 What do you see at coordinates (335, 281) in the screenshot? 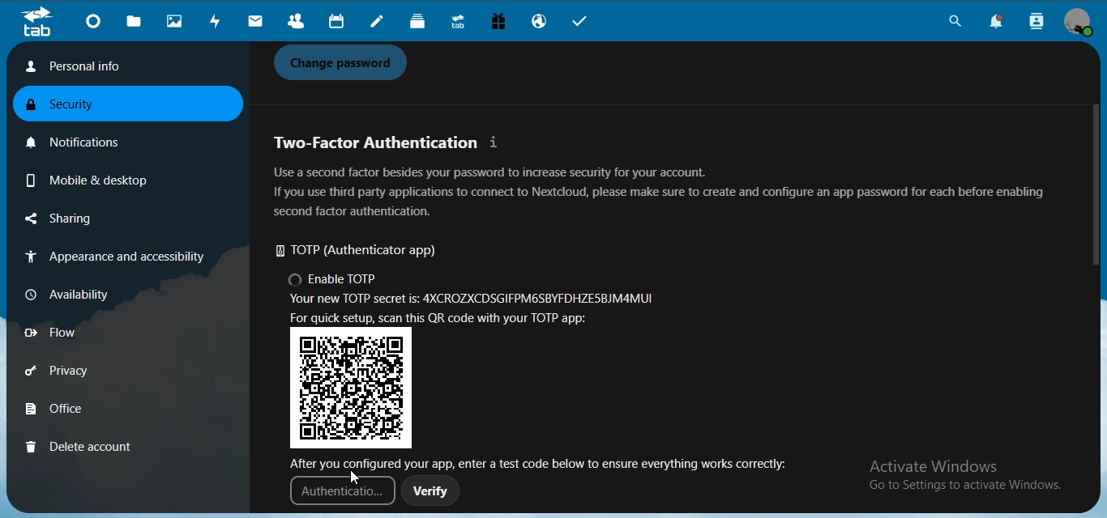
I see `enable TOTP` at bounding box center [335, 281].